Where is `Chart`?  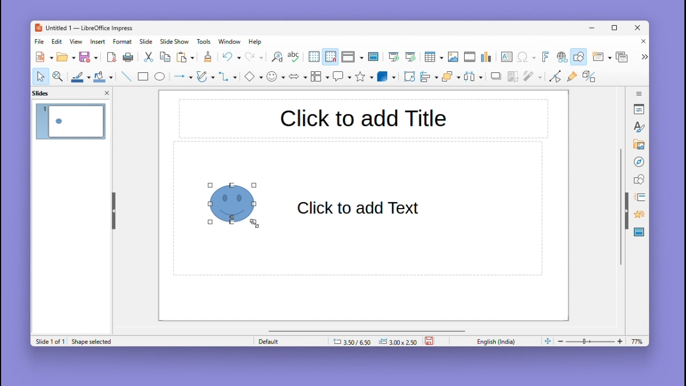 Chart is located at coordinates (487, 57).